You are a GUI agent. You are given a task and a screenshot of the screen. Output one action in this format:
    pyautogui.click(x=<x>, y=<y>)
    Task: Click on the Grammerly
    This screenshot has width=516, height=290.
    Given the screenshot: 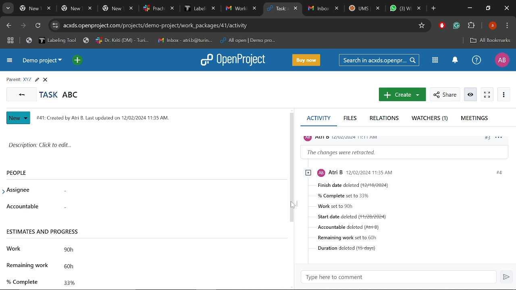 What is the action you would take?
    pyautogui.click(x=456, y=26)
    